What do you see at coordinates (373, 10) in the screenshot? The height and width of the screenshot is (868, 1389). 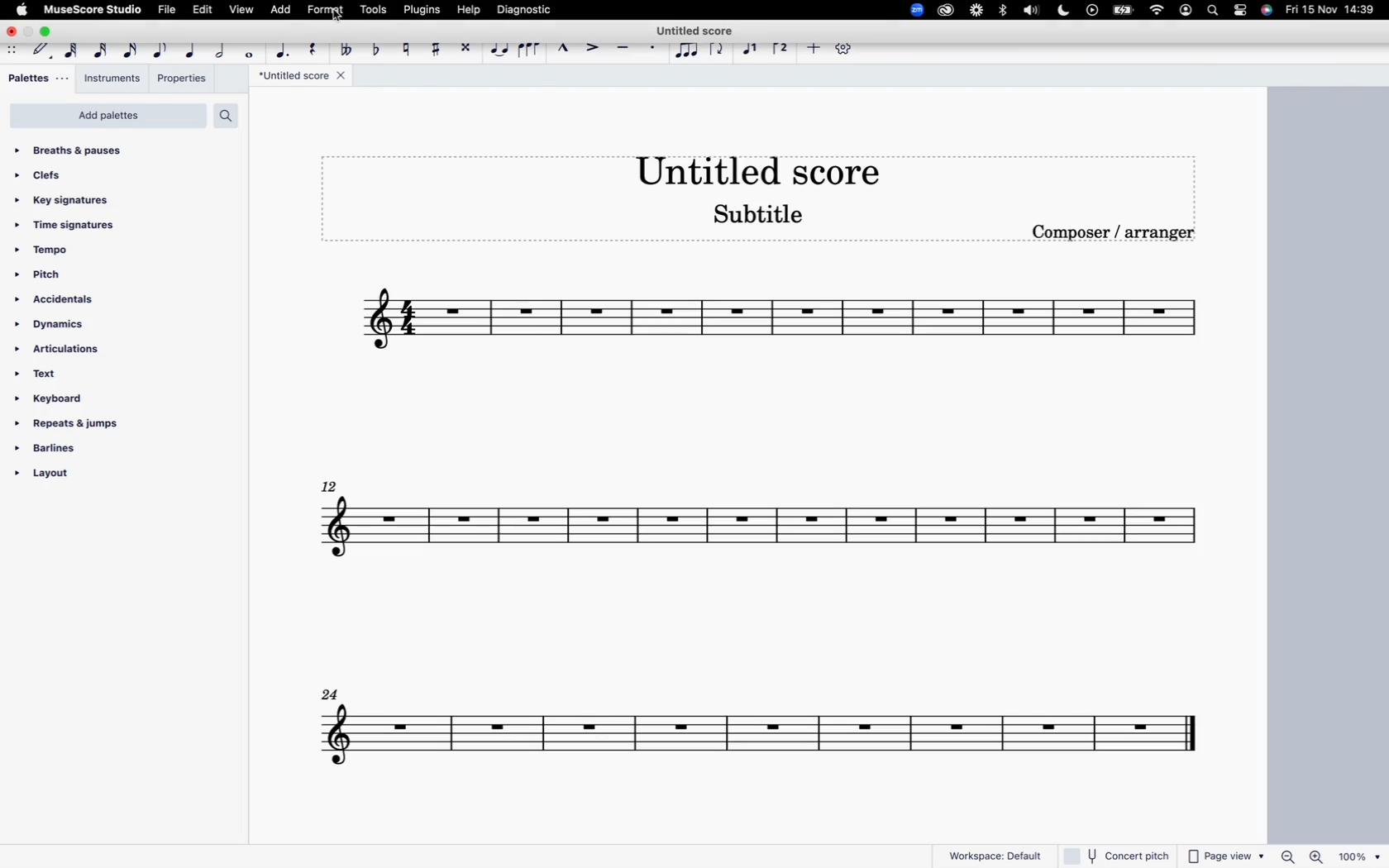 I see `tools` at bounding box center [373, 10].